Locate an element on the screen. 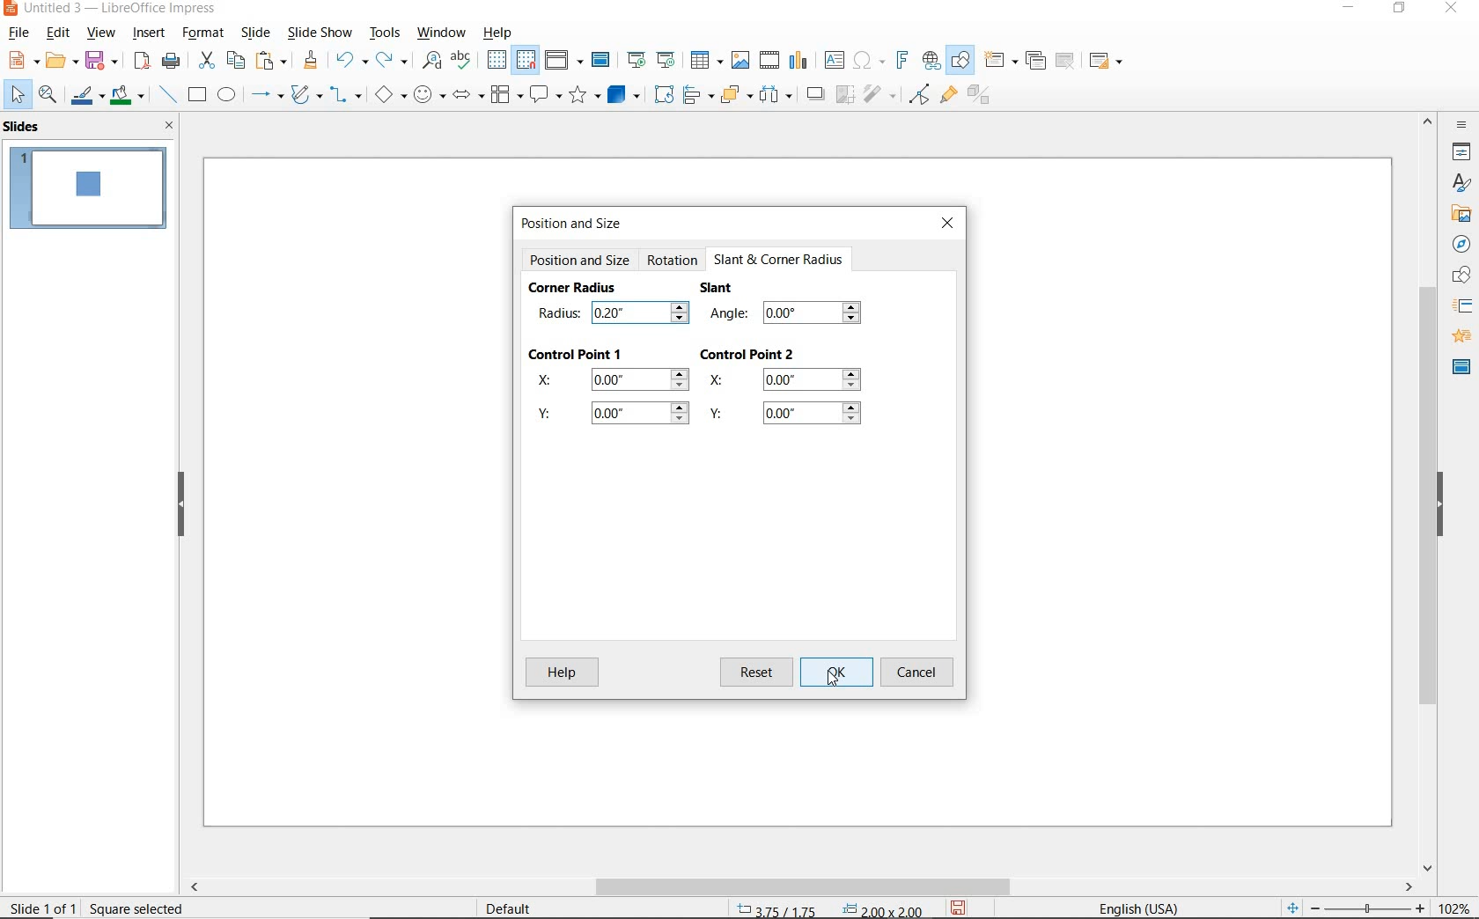 The image size is (1479, 919). edit is located at coordinates (58, 33).